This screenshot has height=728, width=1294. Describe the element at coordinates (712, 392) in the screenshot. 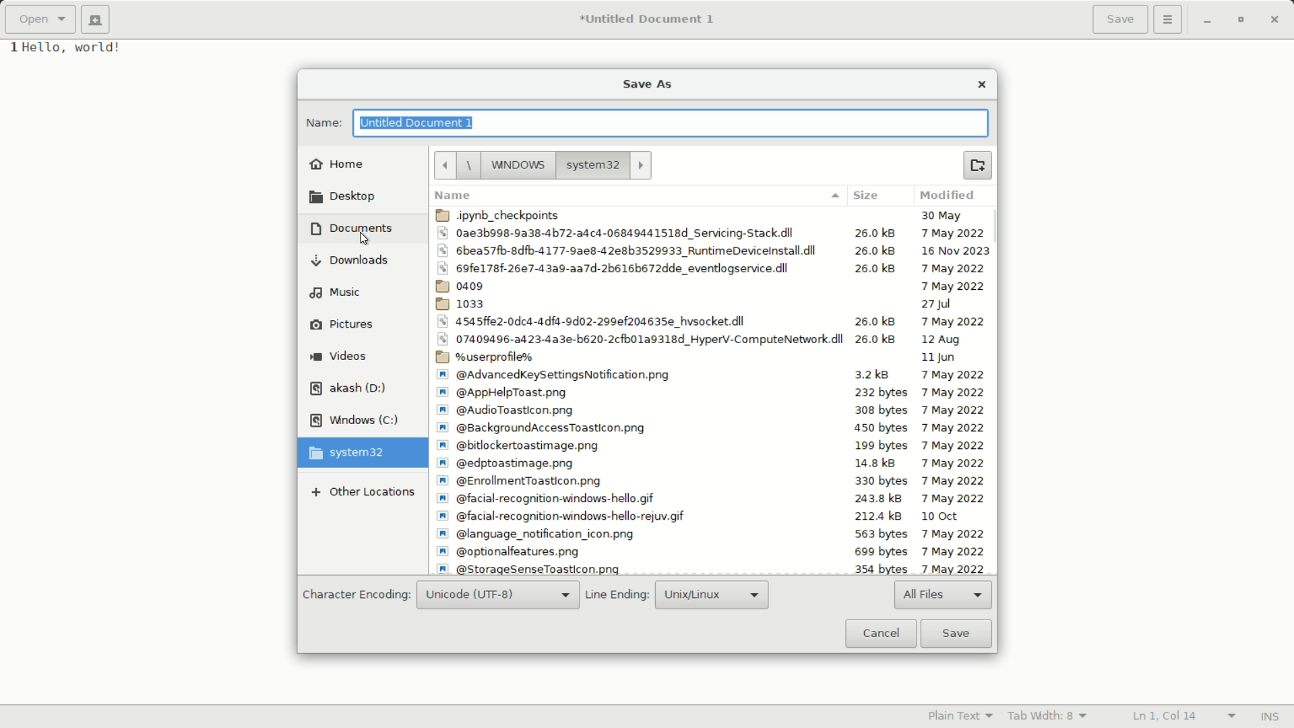

I see `File` at that location.